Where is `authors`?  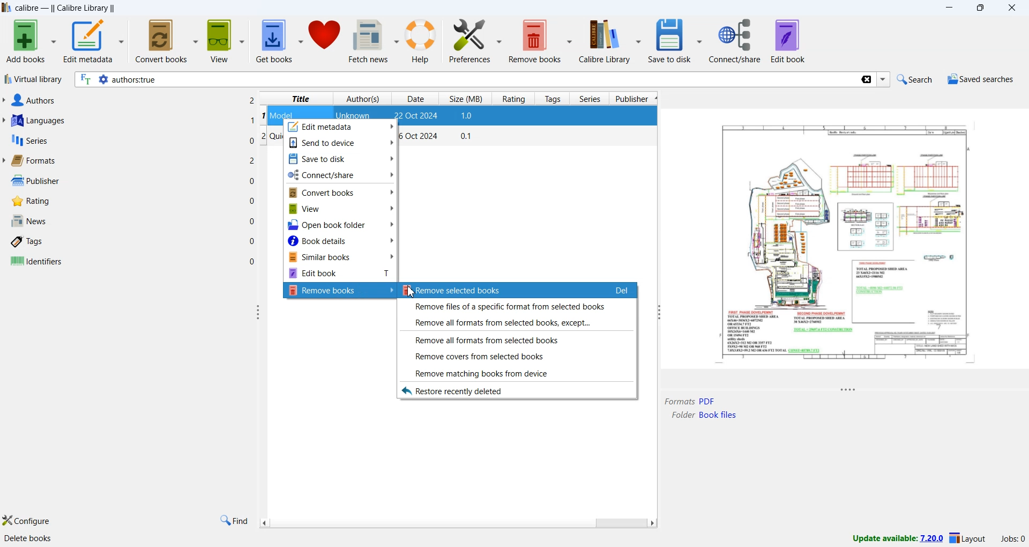 authors is located at coordinates (364, 99).